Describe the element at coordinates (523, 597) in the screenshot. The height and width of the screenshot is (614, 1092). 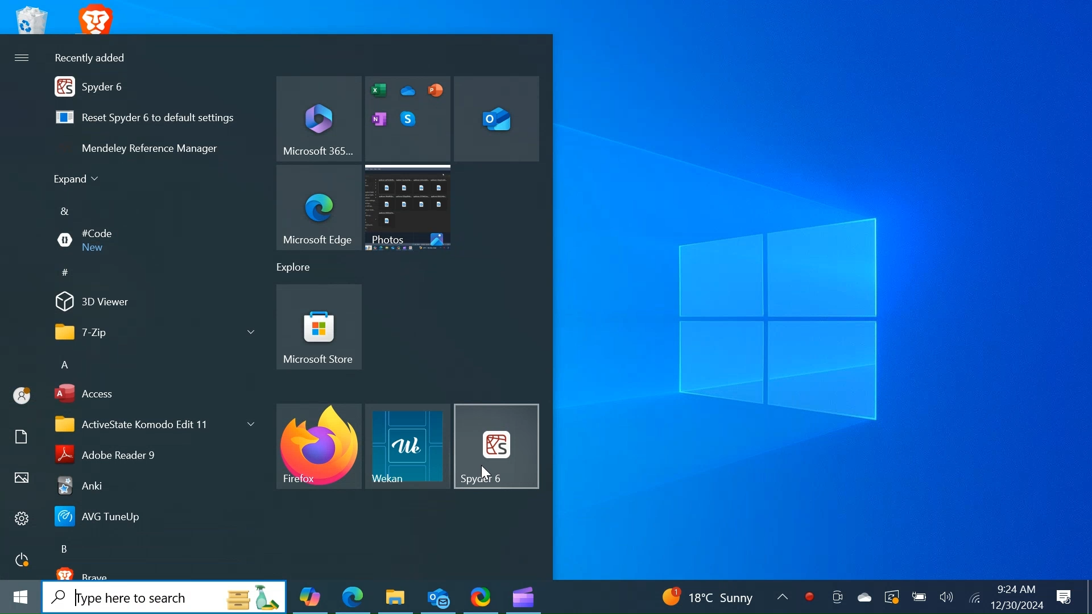
I see `Microsoft Clipchamp` at that location.